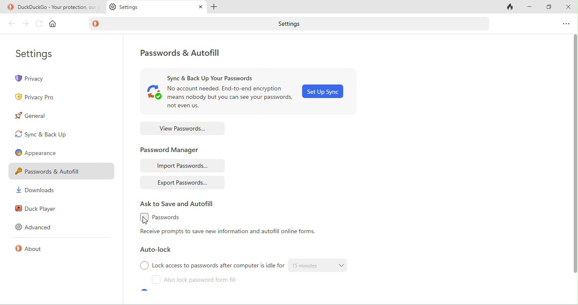  I want to click on checkbox, so click(143, 265).